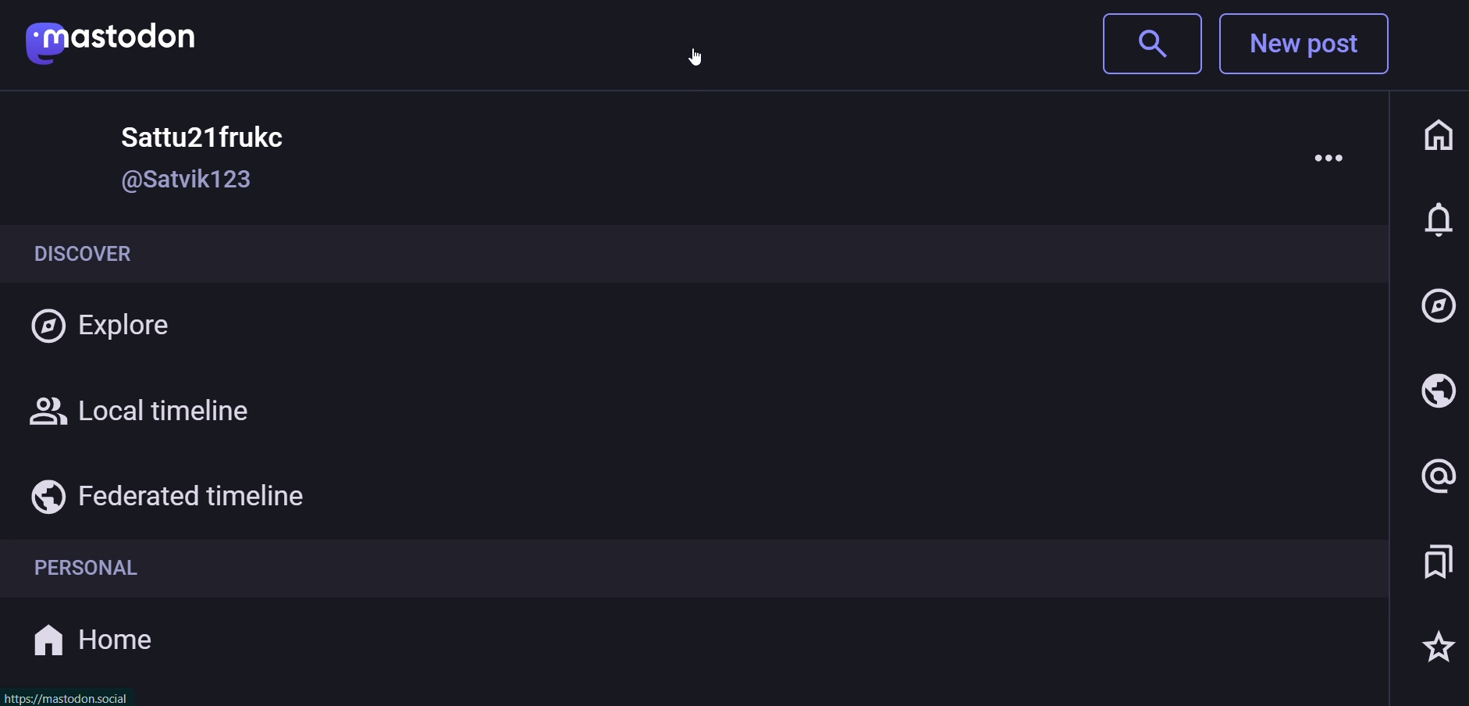 This screenshot has width=1469, height=706. What do you see at coordinates (1311, 46) in the screenshot?
I see `new post` at bounding box center [1311, 46].